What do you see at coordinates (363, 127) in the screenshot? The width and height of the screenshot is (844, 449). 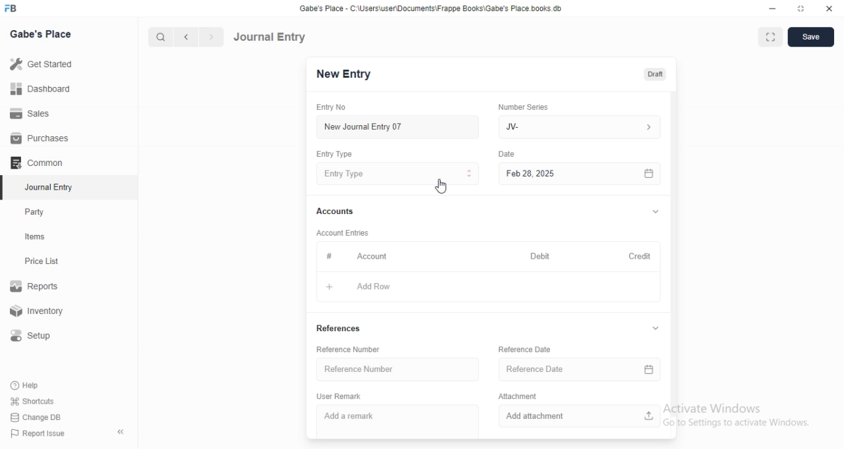 I see `New Journal Entry 07` at bounding box center [363, 127].